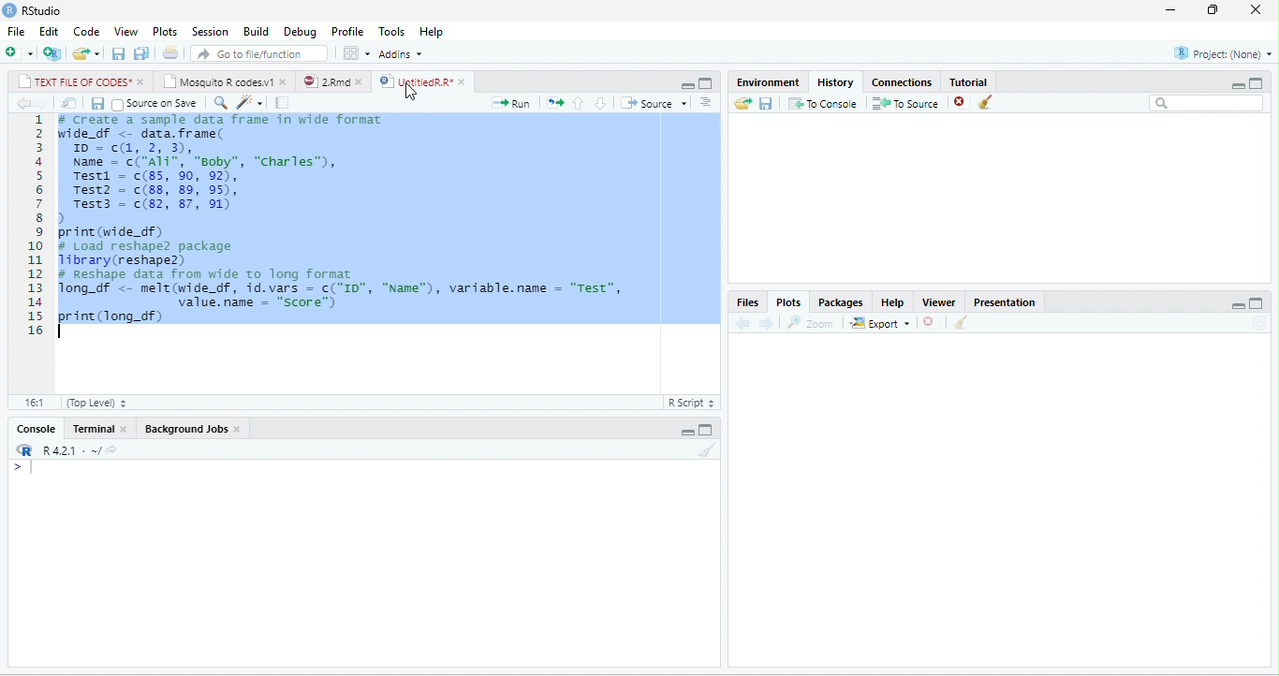  I want to click on forward, so click(41, 103).